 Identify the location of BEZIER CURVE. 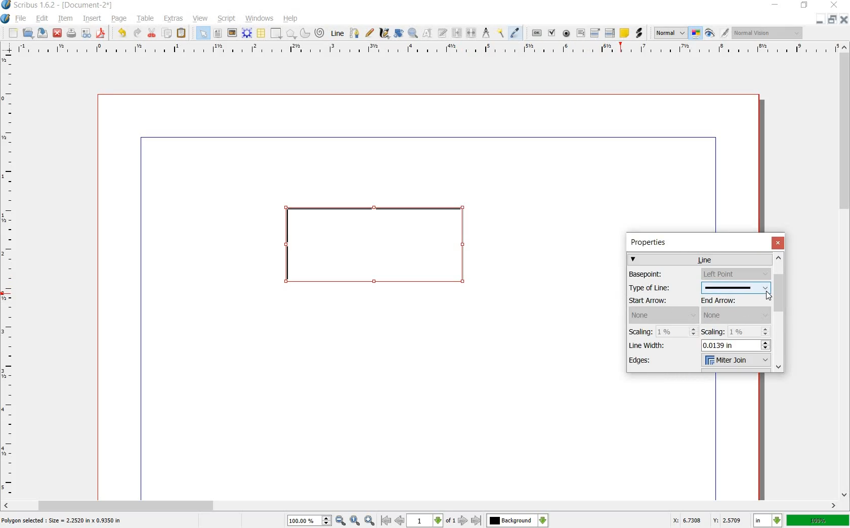
(356, 33).